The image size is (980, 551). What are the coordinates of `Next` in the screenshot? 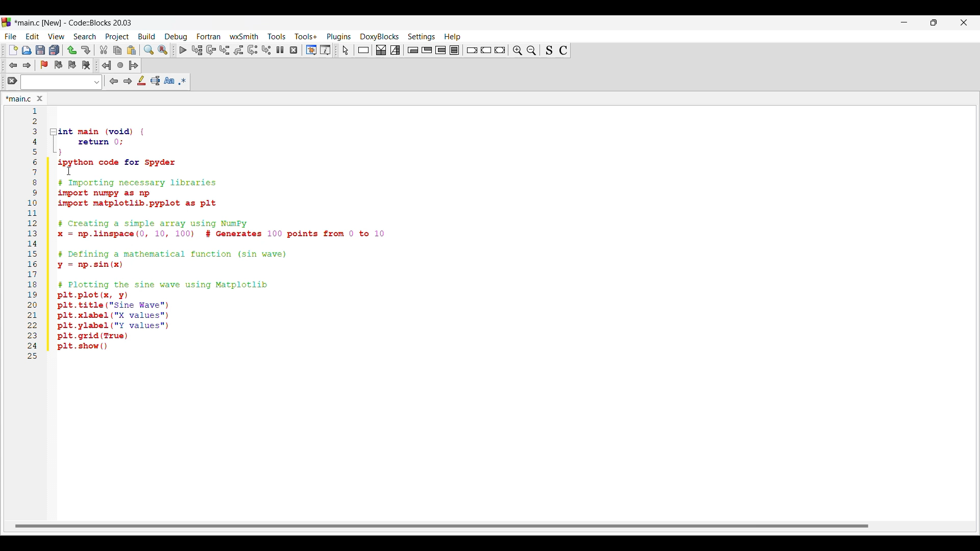 It's located at (128, 81).